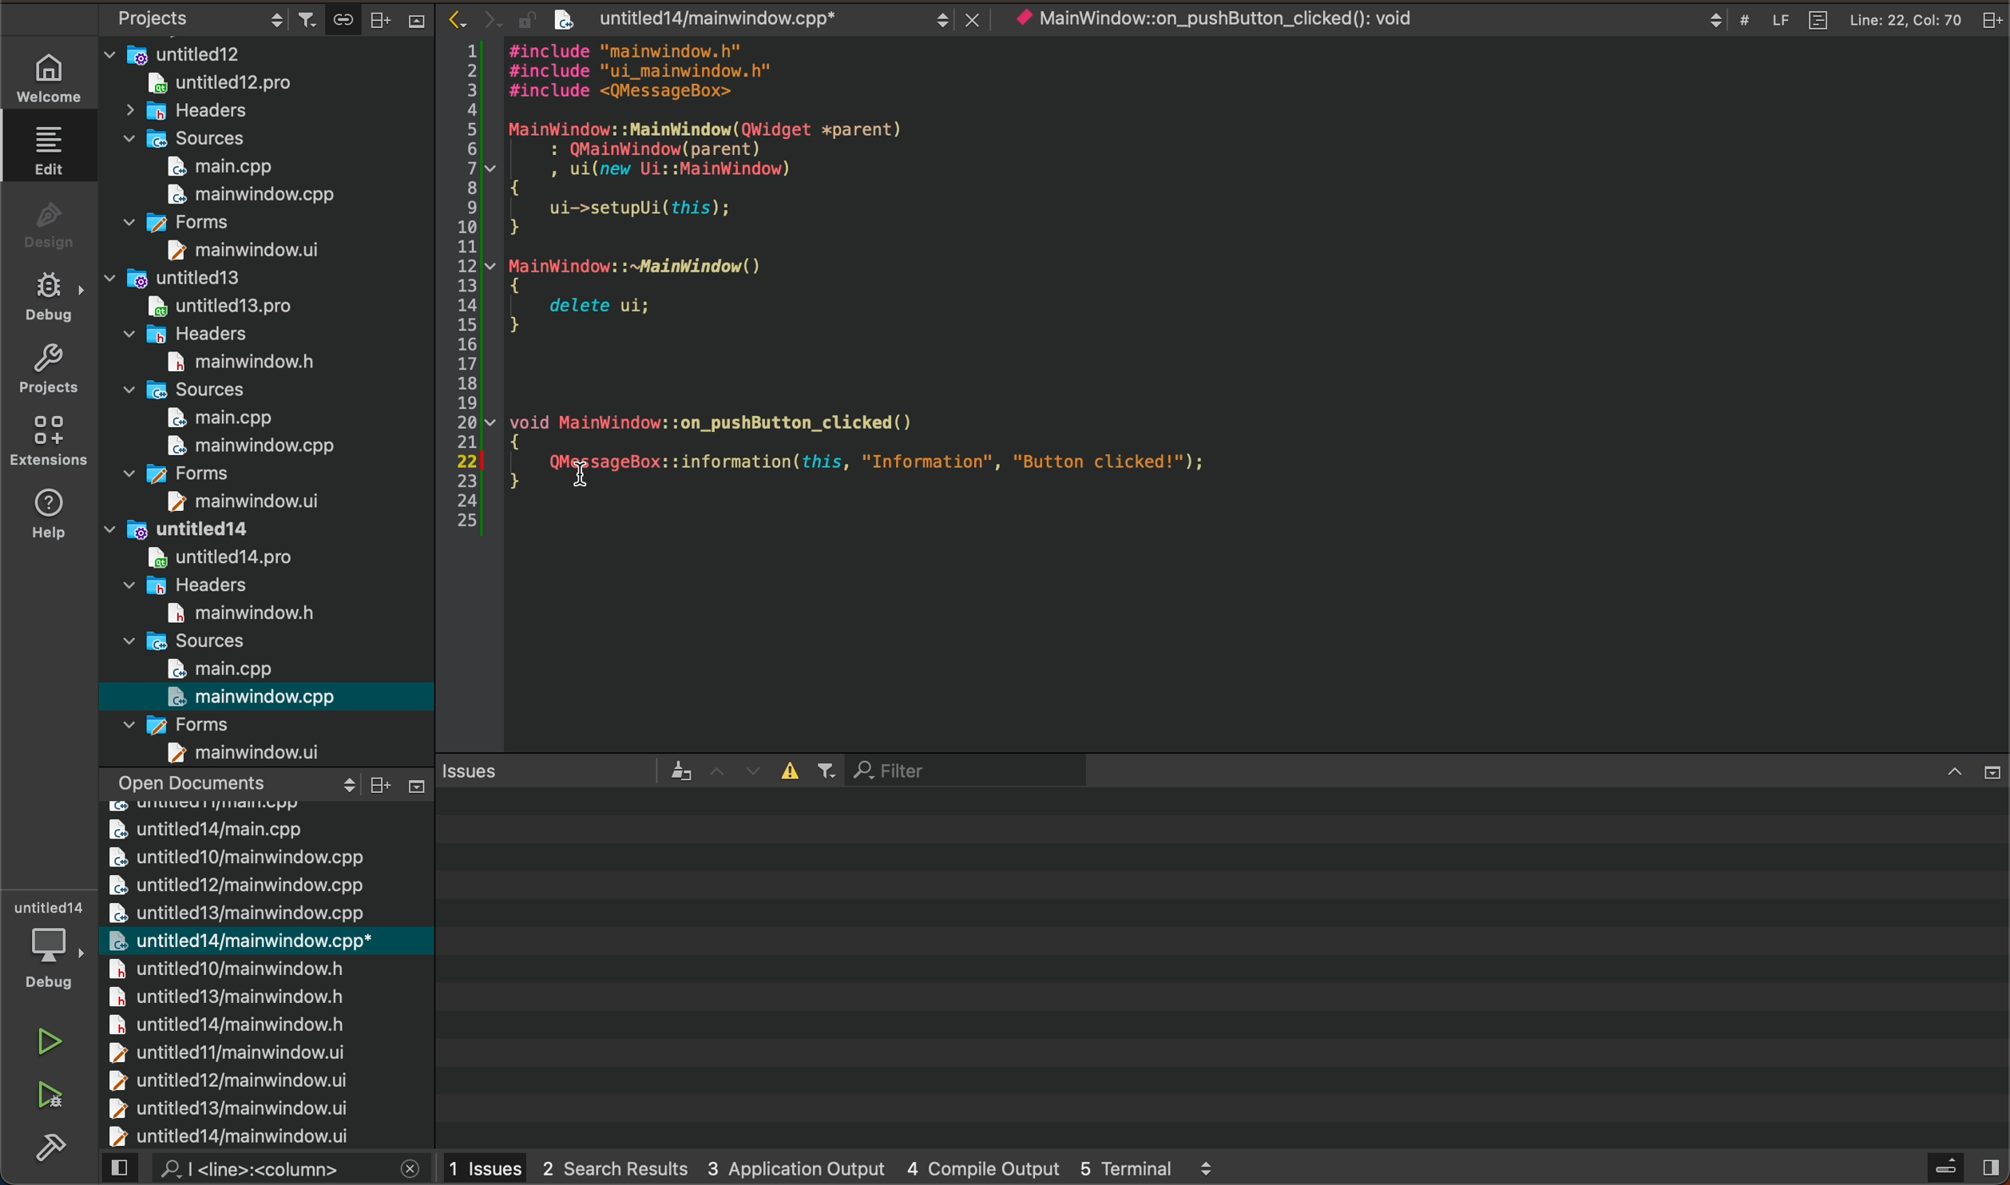 This screenshot has height=1185, width=2010. Describe the element at coordinates (1843, 19) in the screenshot. I see `file logs` at that location.